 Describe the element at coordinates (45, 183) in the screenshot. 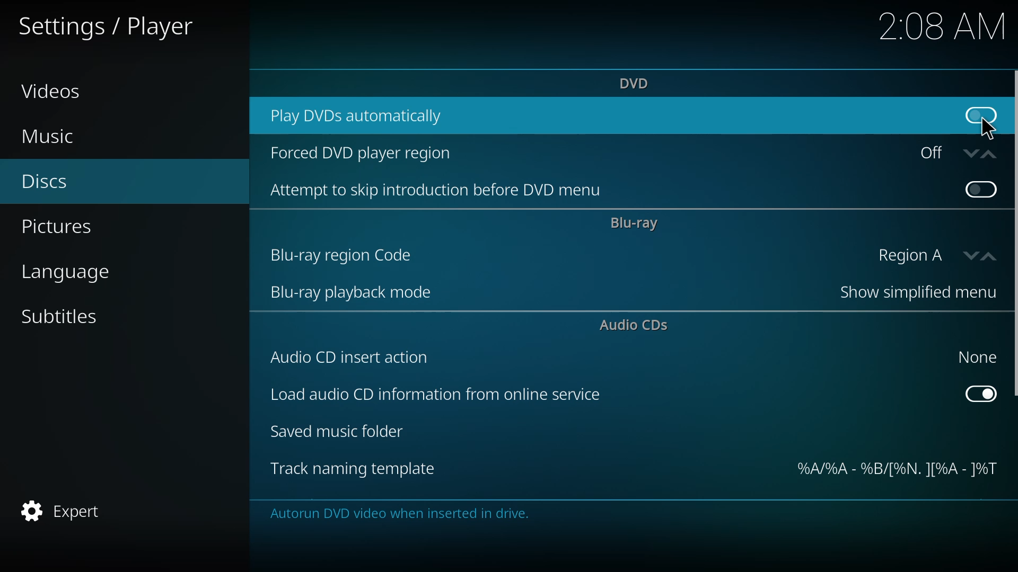

I see `discs` at that location.